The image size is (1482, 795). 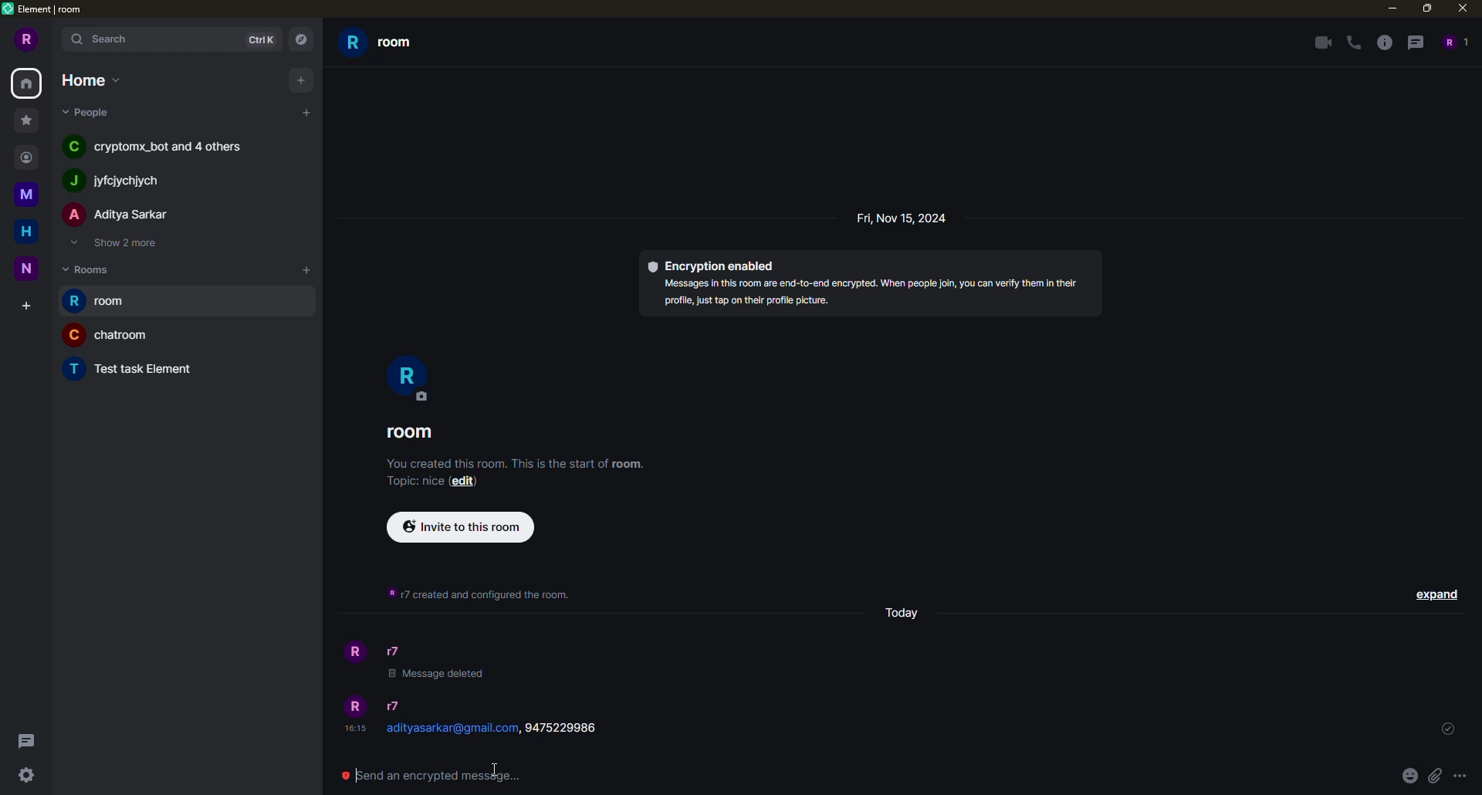 I want to click on more, so click(x=1459, y=776).